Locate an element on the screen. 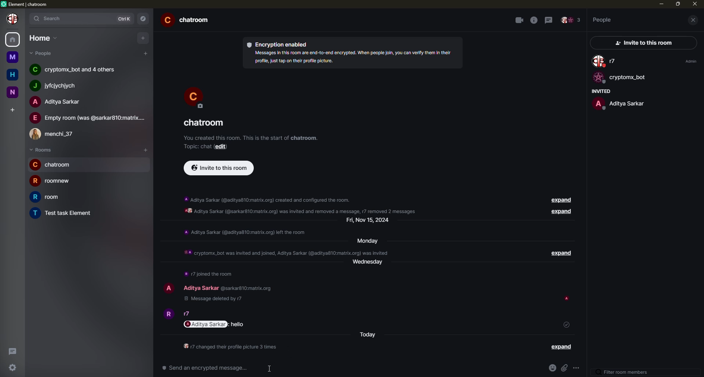   Send an encrypted message... is located at coordinates (206, 368).